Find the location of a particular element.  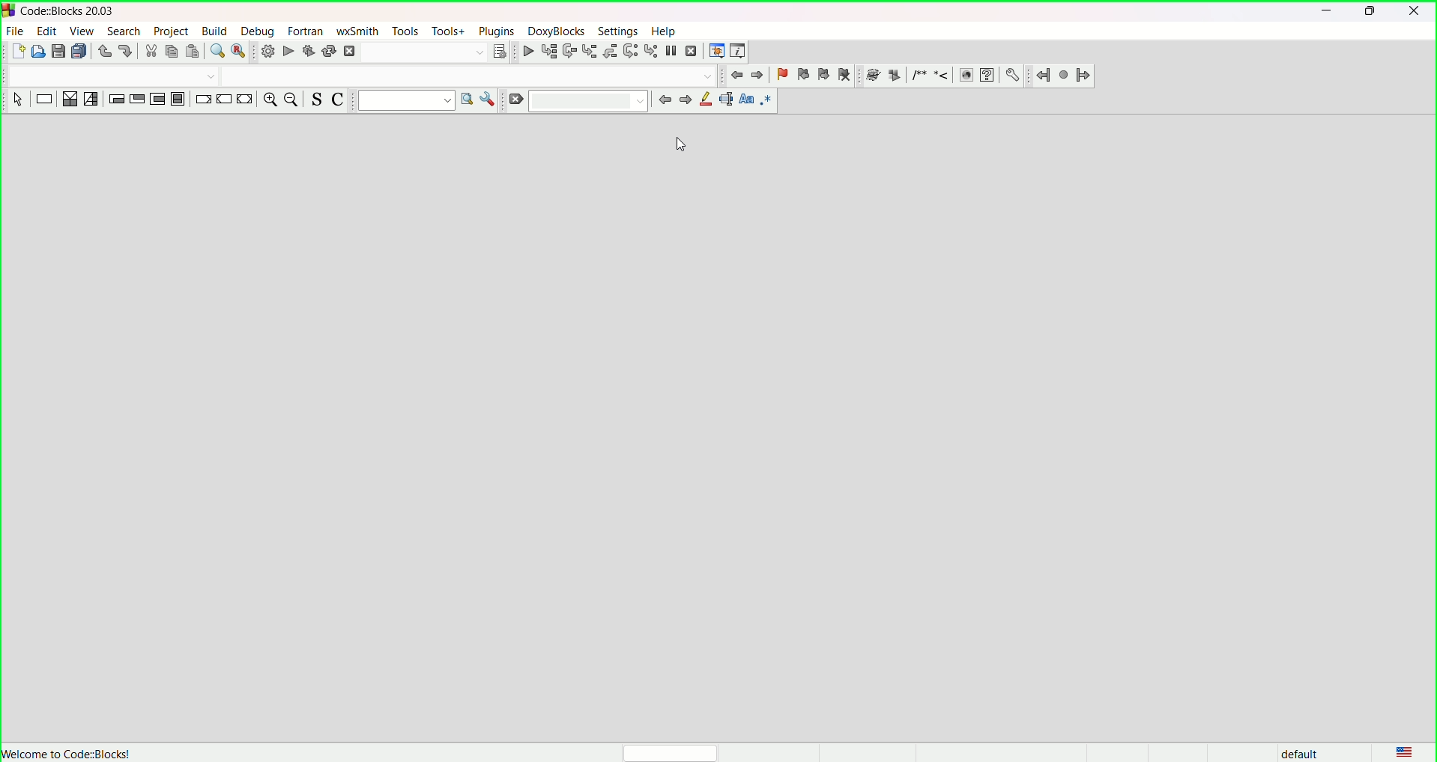

selection is located at coordinates (92, 100).